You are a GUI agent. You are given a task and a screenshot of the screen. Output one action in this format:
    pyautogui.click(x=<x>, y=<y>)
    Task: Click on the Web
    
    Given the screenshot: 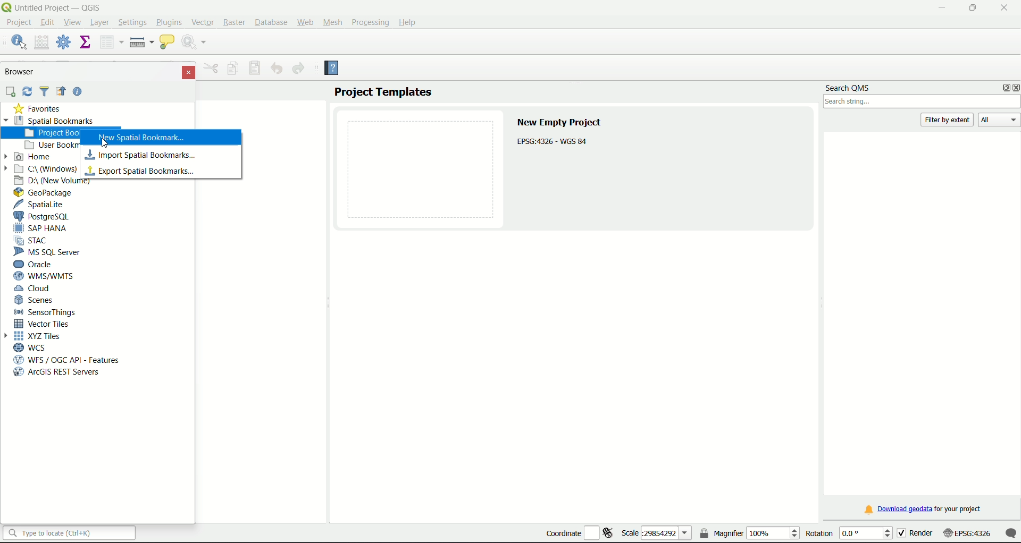 What is the action you would take?
    pyautogui.click(x=305, y=22)
    